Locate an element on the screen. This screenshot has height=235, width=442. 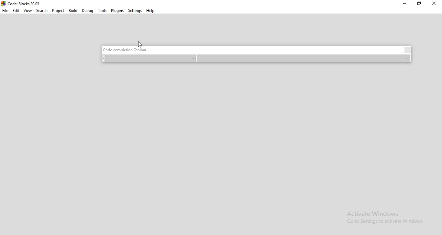
Help is located at coordinates (151, 11).